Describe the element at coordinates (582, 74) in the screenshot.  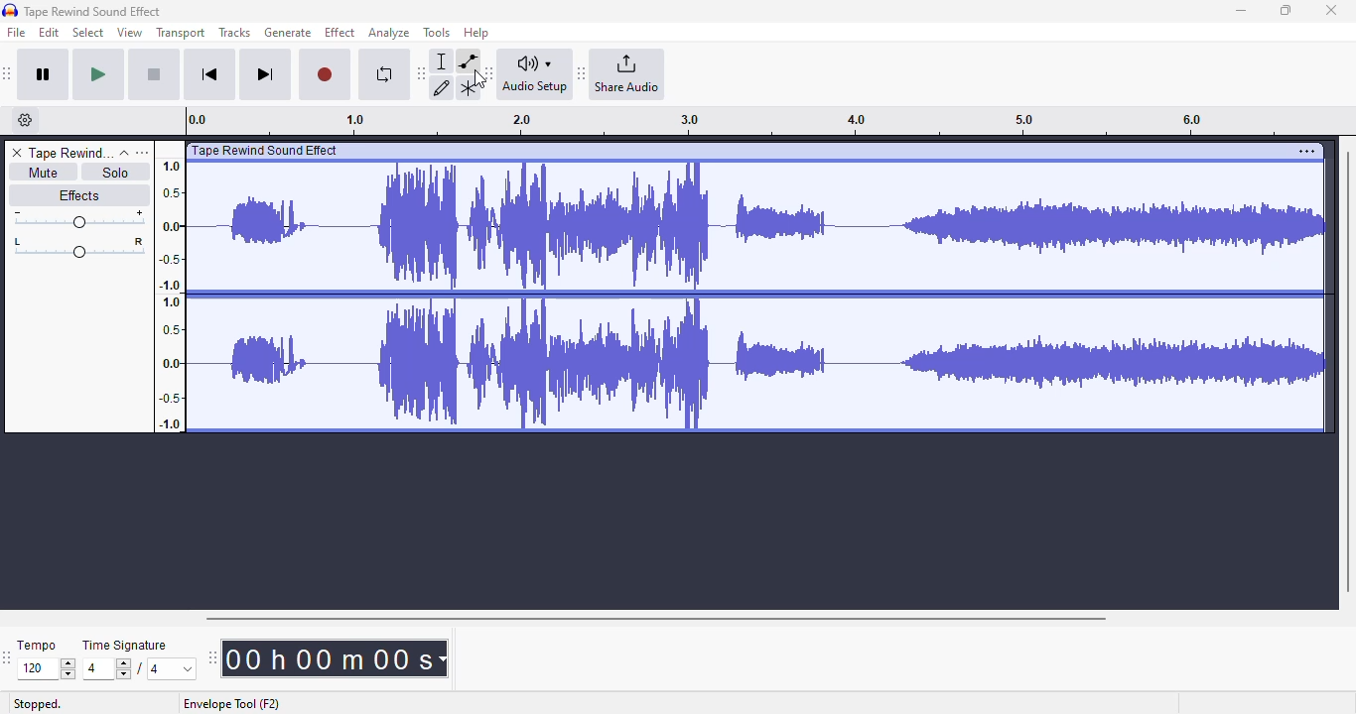
I see `Move audacity share audio toolbar` at that location.